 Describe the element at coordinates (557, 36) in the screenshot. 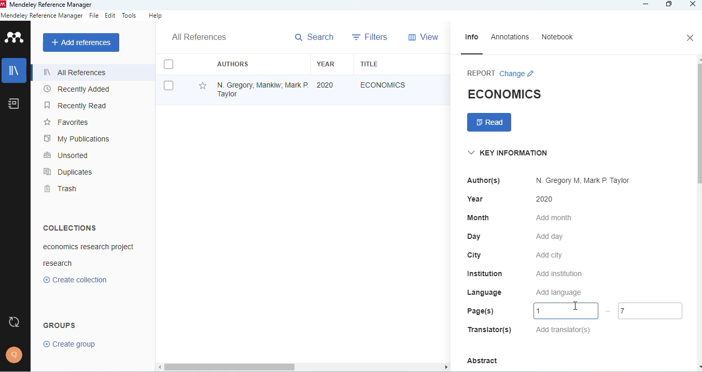

I see `notebook` at that location.